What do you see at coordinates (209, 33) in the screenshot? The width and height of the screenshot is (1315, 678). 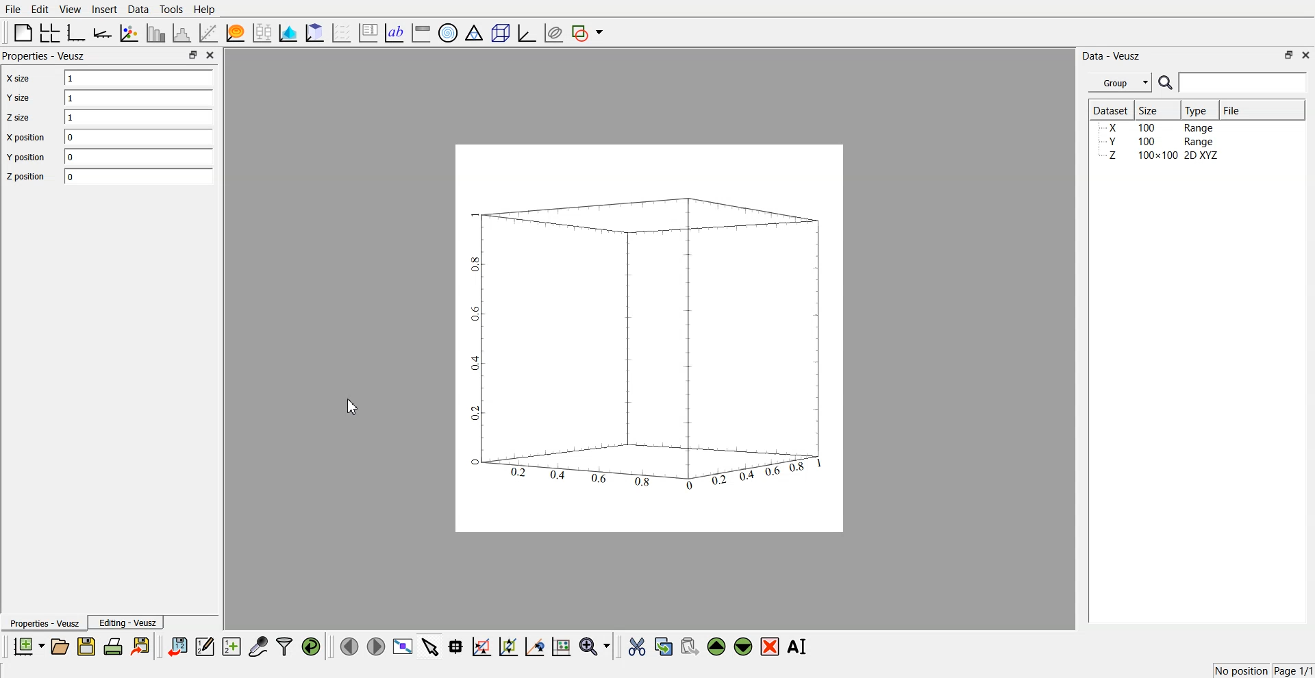 I see `Fit a function of data` at bounding box center [209, 33].